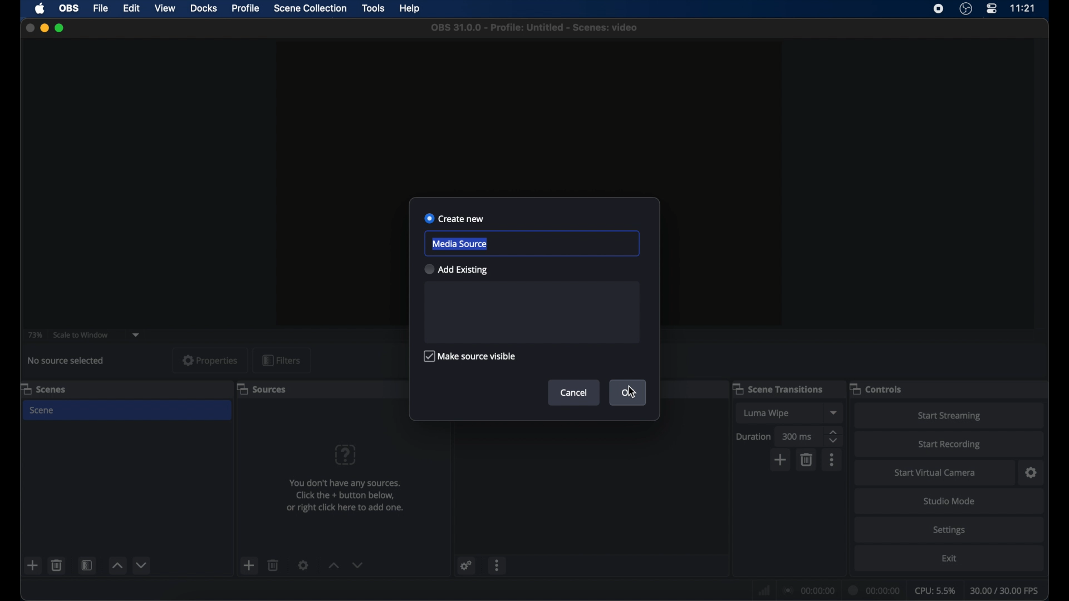 This screenshot has height=601, width=1069. I want to click on scale to window, so click(81, 335).